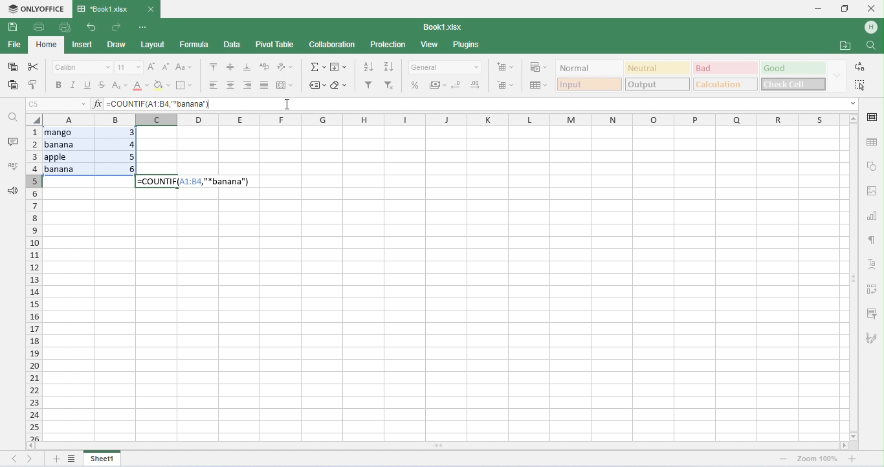 This screenshot has width=884, height=467. What do you see at coordinates (16, 457) in the screenshot?
I see `previous sheet` at bounding box center [16, 457].